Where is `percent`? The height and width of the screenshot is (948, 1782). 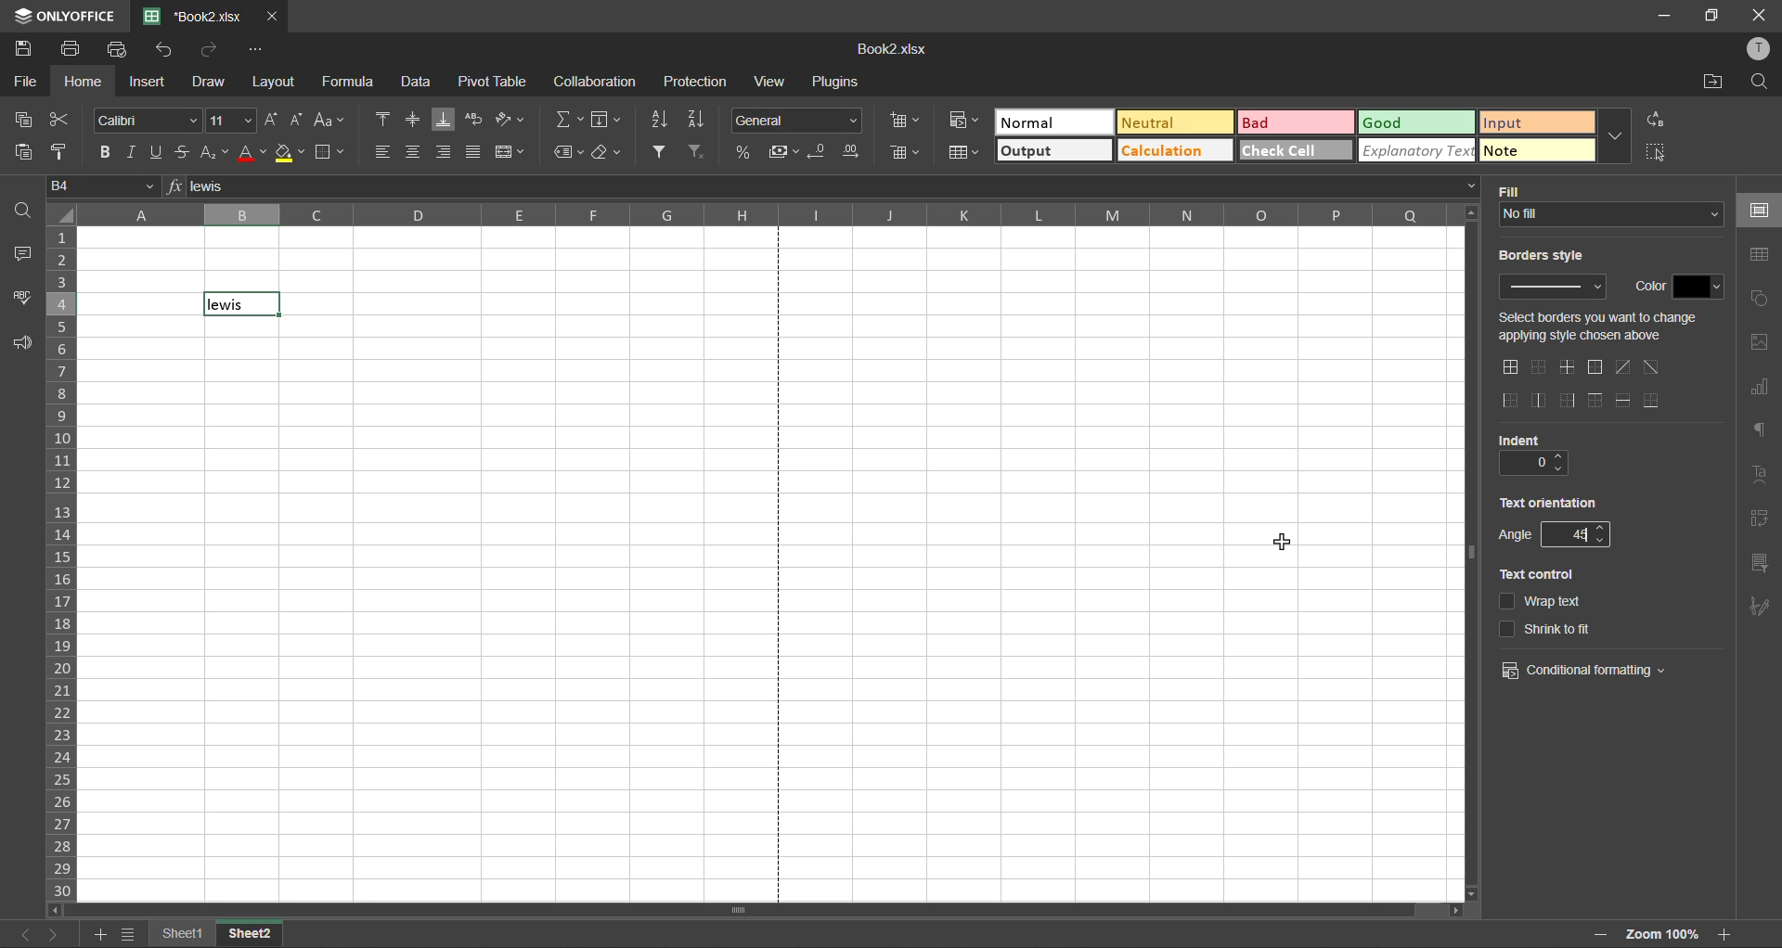 percent is located at coordinates (743, 153).